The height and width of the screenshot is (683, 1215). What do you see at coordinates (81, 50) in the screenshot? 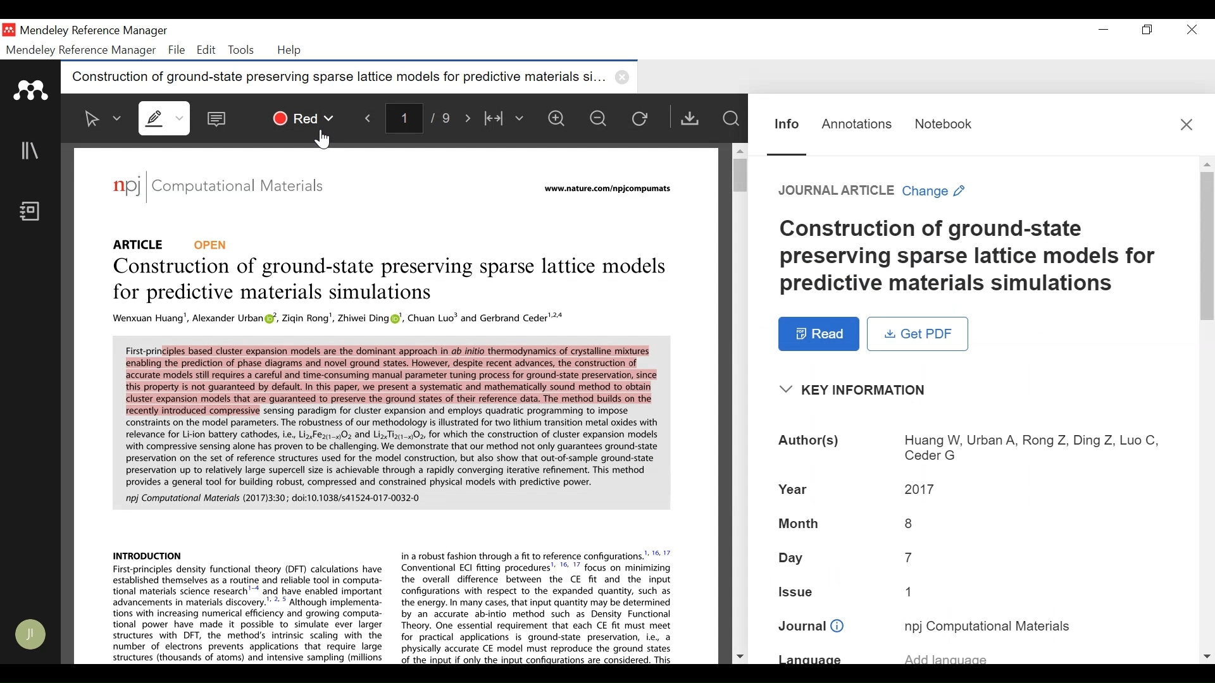
I see `Mendeley Reference Manager` at bounding box center [81, 50].